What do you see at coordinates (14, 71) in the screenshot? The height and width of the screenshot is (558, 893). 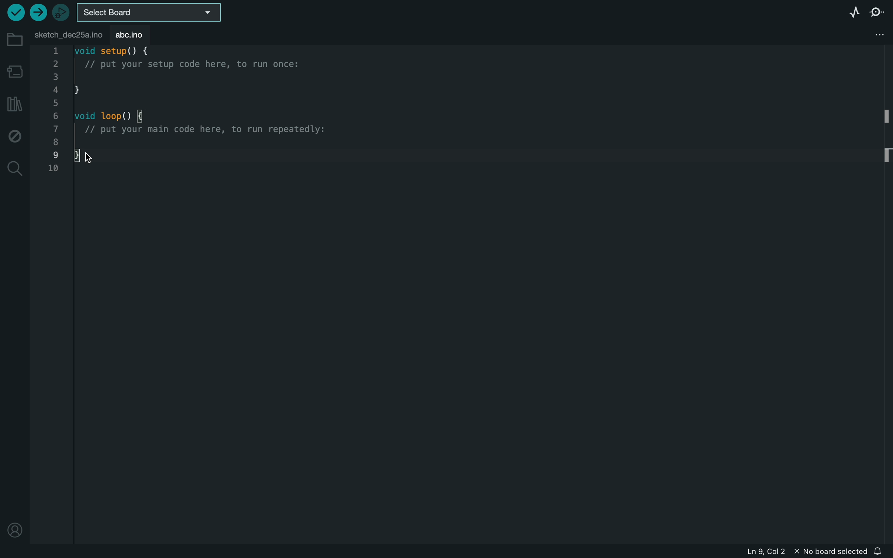 I see `board  manager` at bounding box center [14, 71].